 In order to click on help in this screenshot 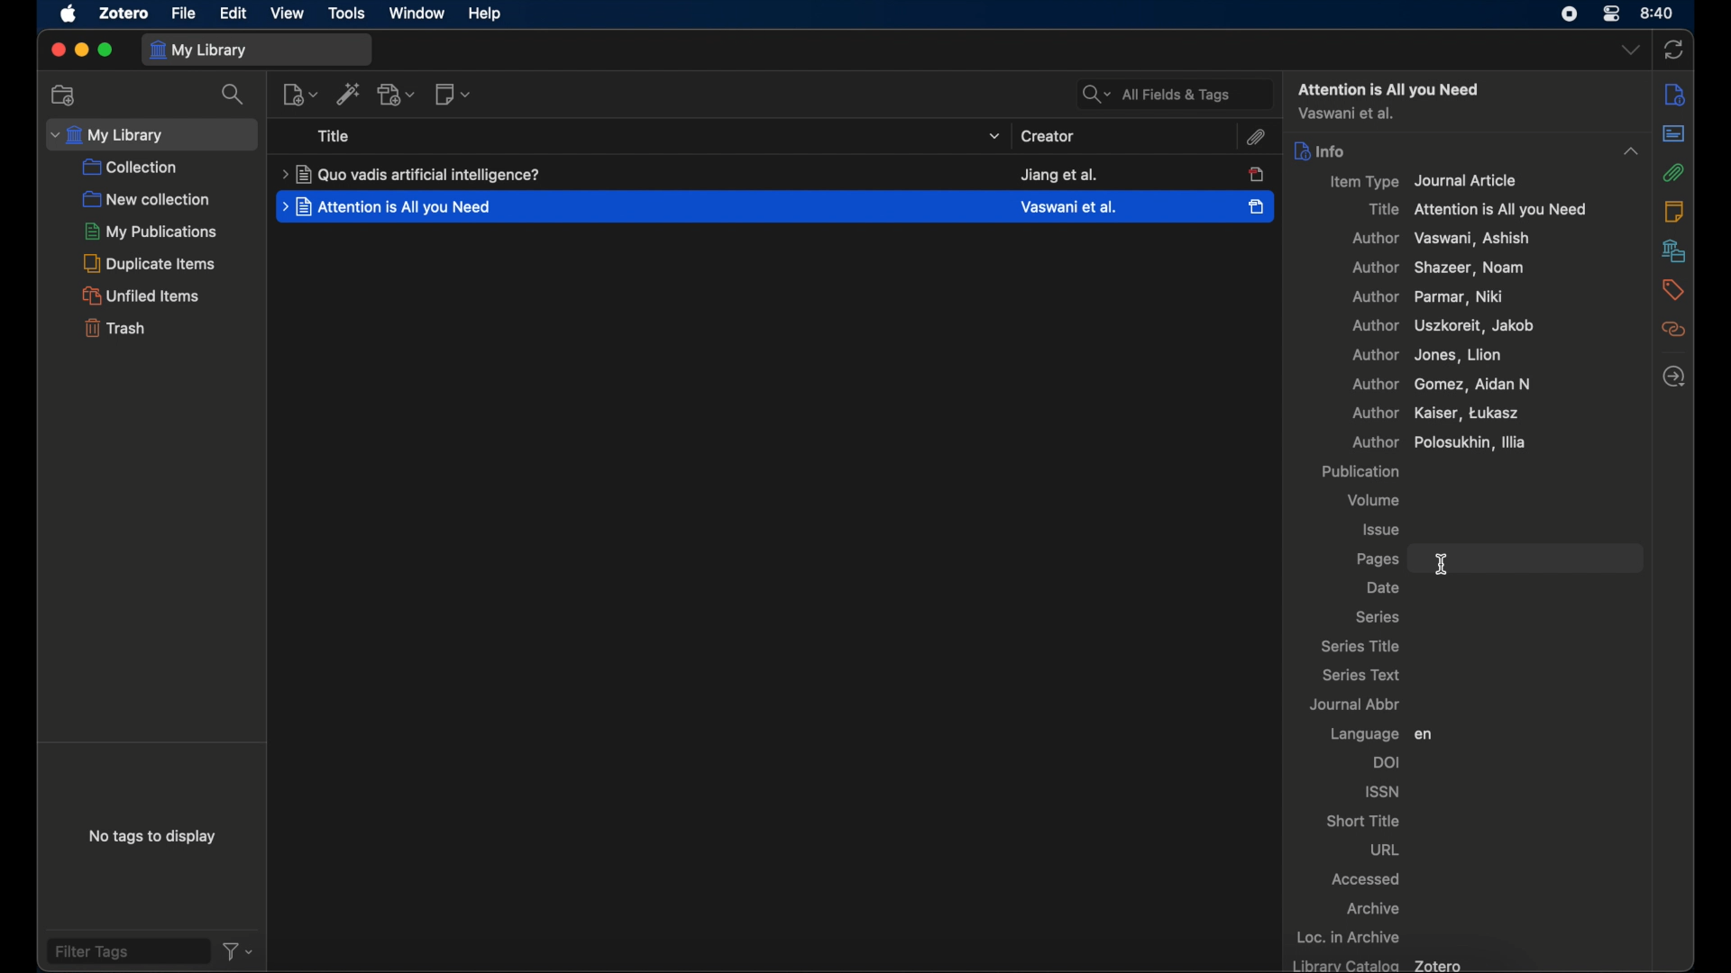, I will do `click(487, 14)`.